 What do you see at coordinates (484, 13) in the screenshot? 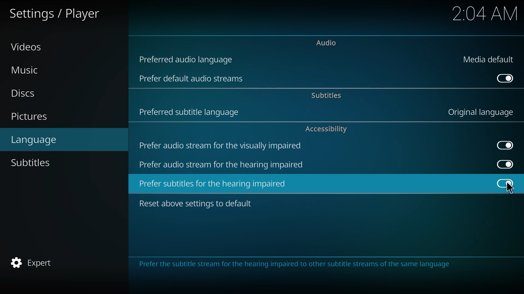
I see `time` at bounding box center [484, 13].